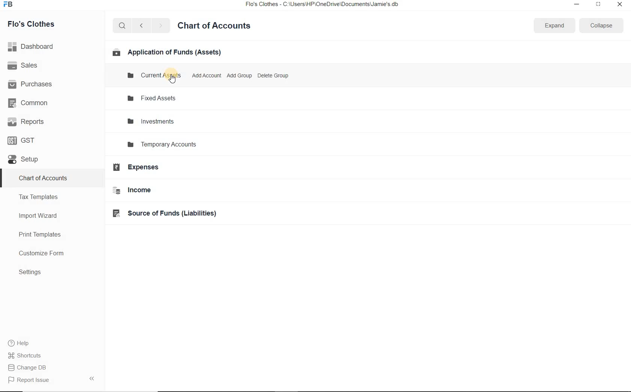 This screenshot has height=392, width=631. I want to click on Fixed Assets, so click(164, 98).